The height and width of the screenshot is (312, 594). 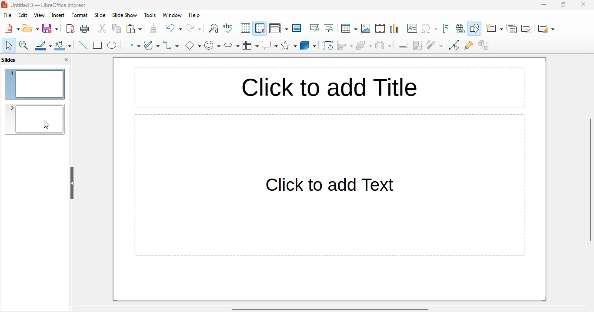 I want to click on fill color, so click(x=63, y=46).